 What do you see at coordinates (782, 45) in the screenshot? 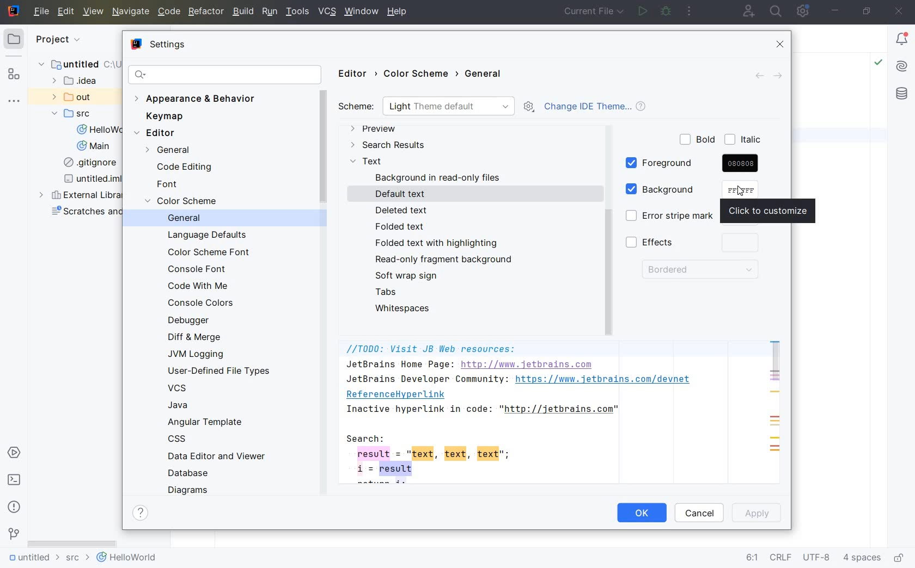
I see `CLOSE` at bounding box center [782, 45].